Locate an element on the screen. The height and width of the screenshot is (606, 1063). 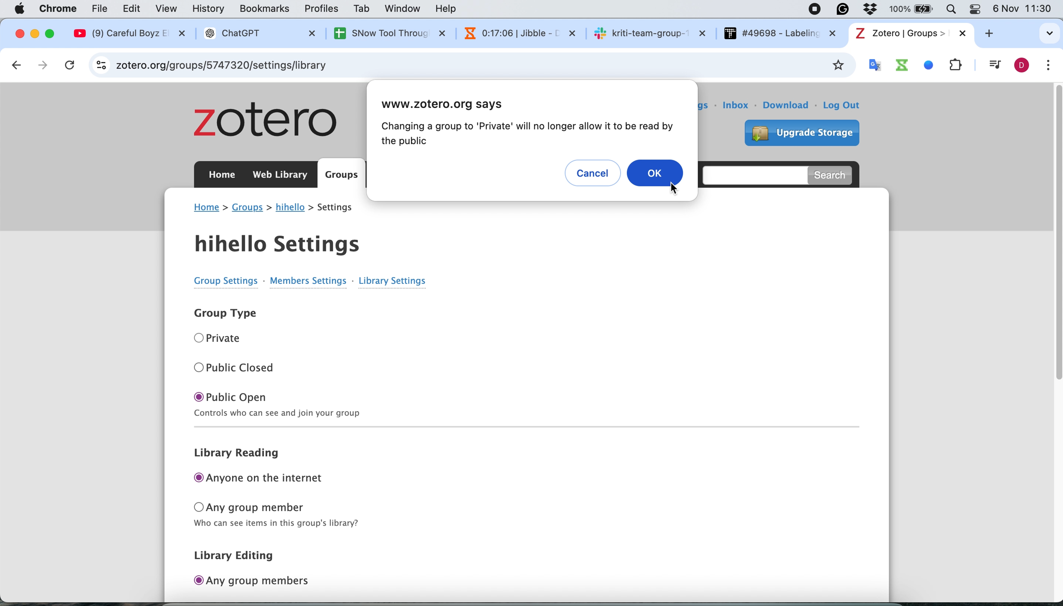
chrome is located at coordinates (60, 8).